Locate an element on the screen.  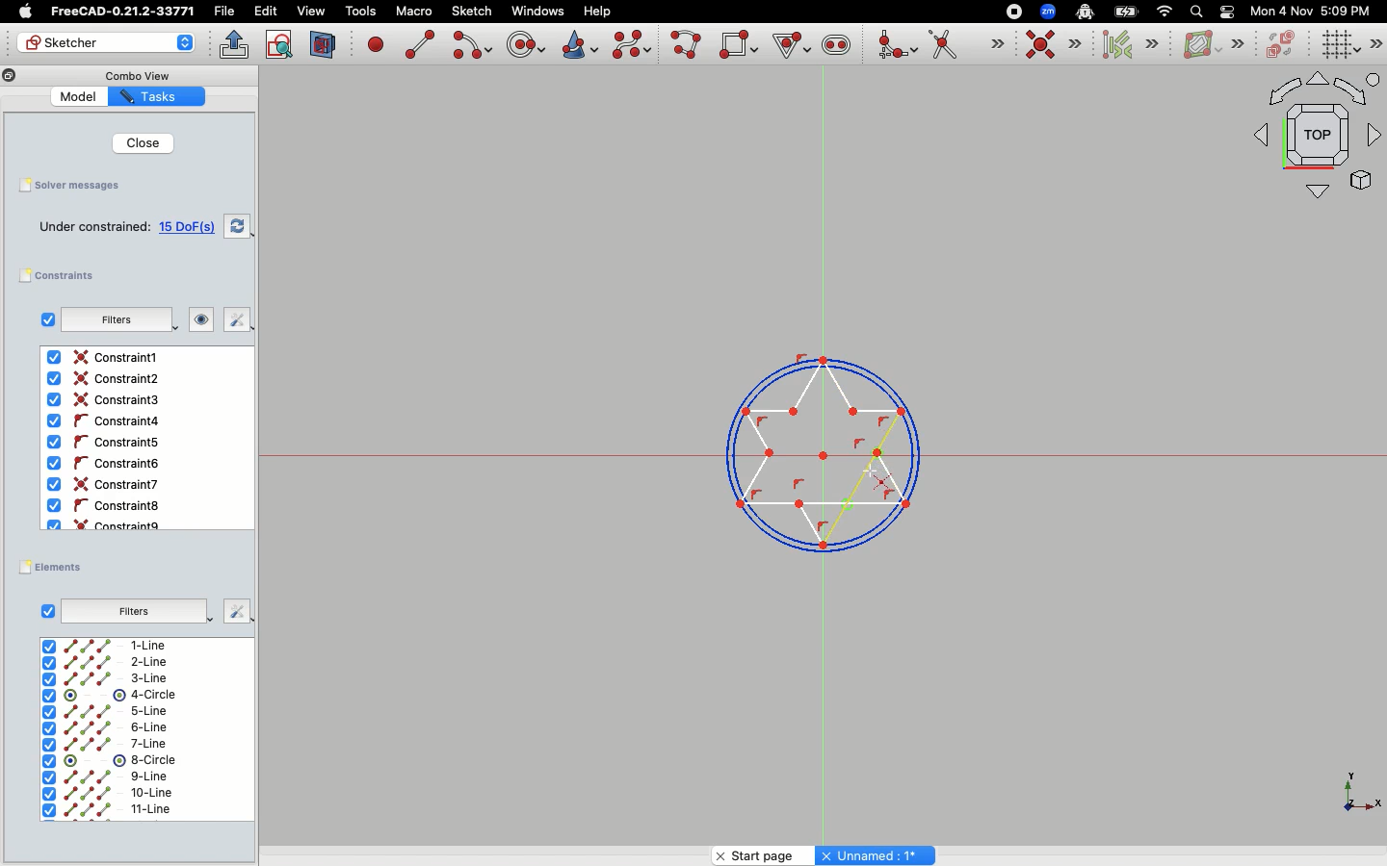
Combo View is located at coordinates (134, 75).